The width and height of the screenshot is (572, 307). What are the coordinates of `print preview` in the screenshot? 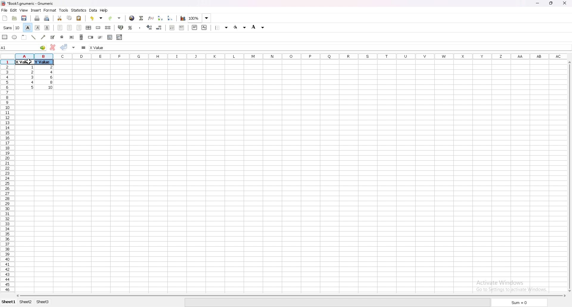 It's located at (47, 18).